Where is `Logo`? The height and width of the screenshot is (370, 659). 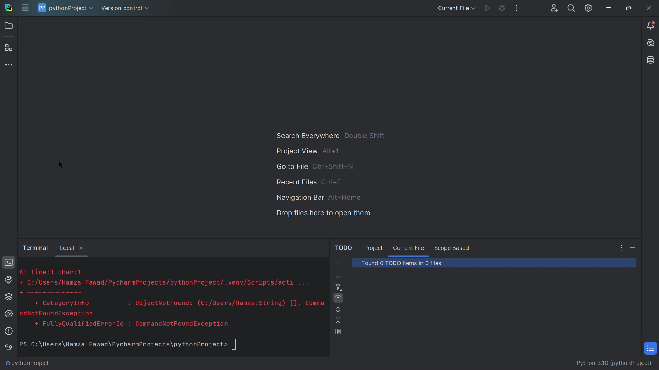 Logo is located at coordinates (9, 9).